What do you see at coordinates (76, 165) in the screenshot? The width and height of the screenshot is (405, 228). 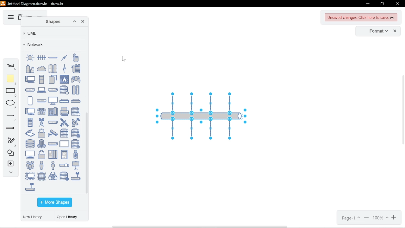 I see `video projector screen` at bounding box center [76, 165].